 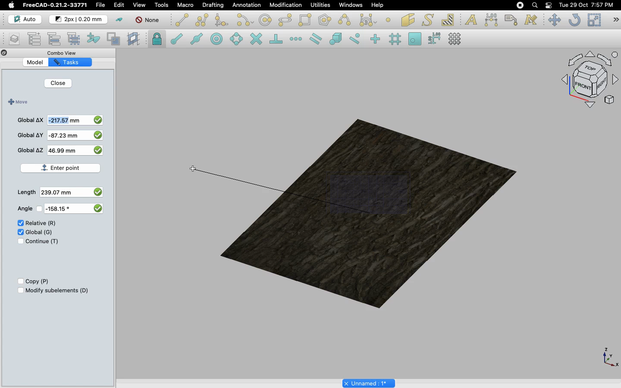 I want to click on Autogroup off, so click(x=149, y=21).